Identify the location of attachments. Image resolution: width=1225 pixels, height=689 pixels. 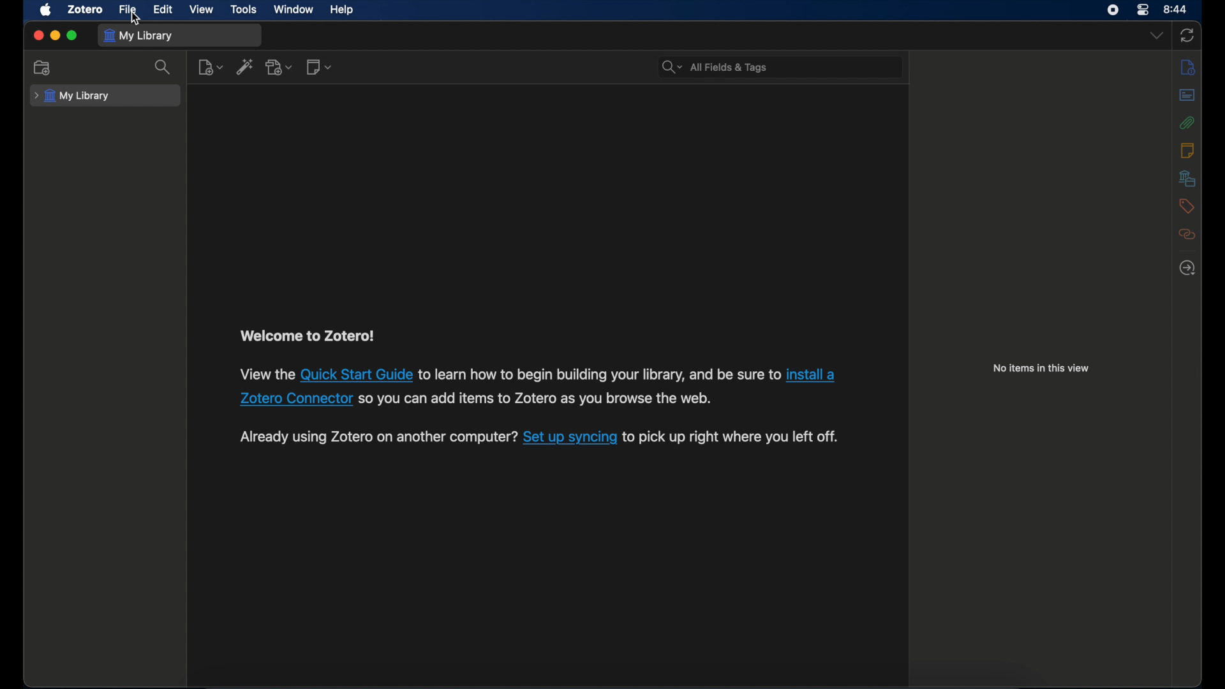
(1187, 122).